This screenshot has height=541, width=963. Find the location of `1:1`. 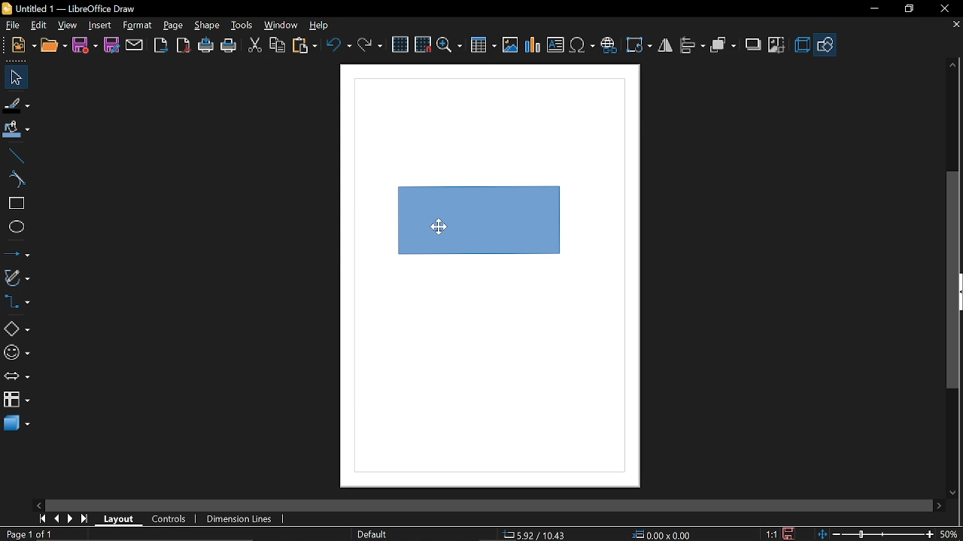

1:1 is located at coordinates (771, 533).